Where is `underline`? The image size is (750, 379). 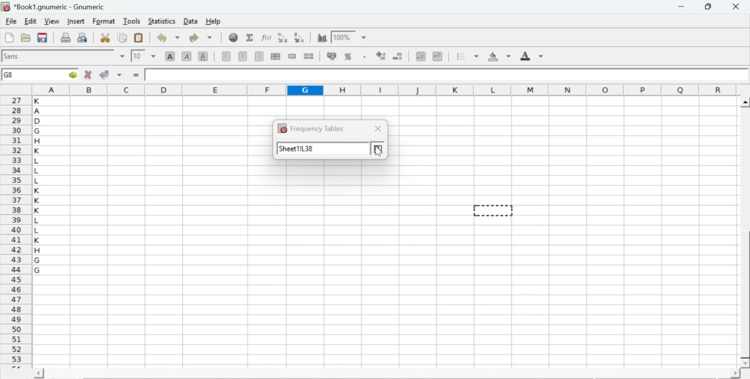 underline is located at coordinates (203, 56).